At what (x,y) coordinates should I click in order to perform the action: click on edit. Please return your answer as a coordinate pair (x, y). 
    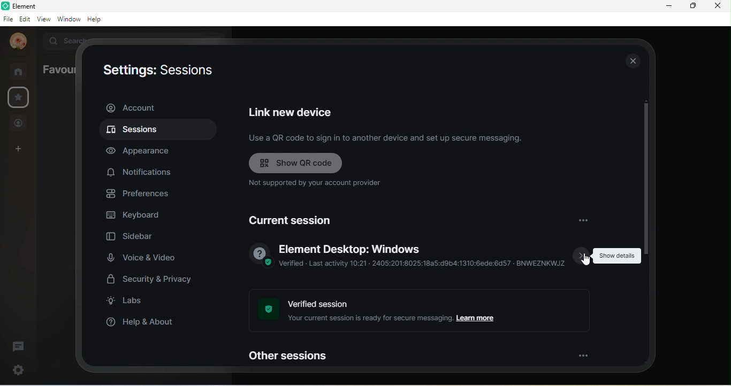
    Looking at the image, I should click on (25, 19).